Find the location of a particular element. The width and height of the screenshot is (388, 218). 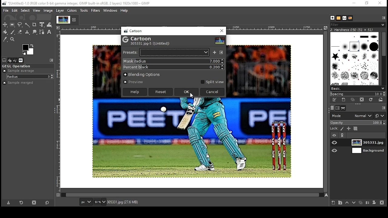

filters is located at coordinates (95, 11).